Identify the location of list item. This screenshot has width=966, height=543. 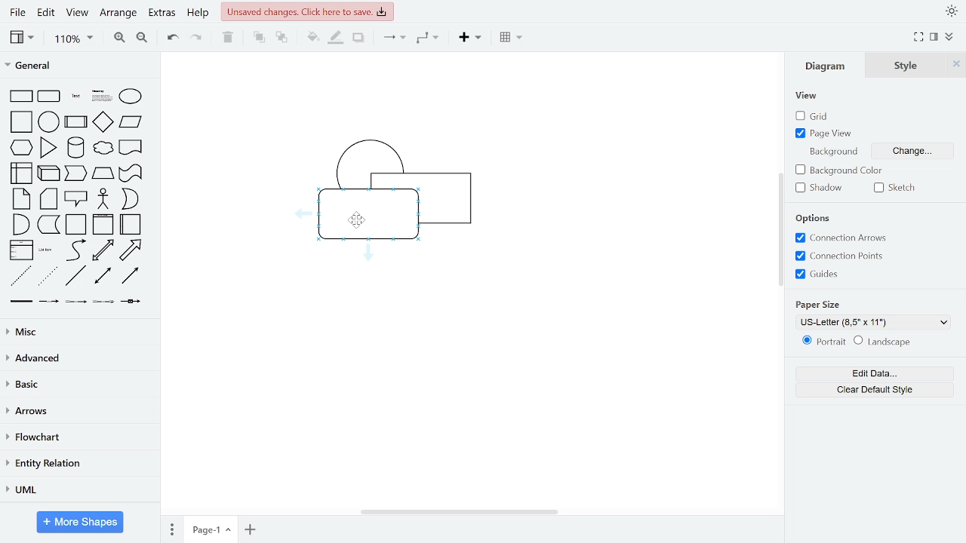
(45, 250).